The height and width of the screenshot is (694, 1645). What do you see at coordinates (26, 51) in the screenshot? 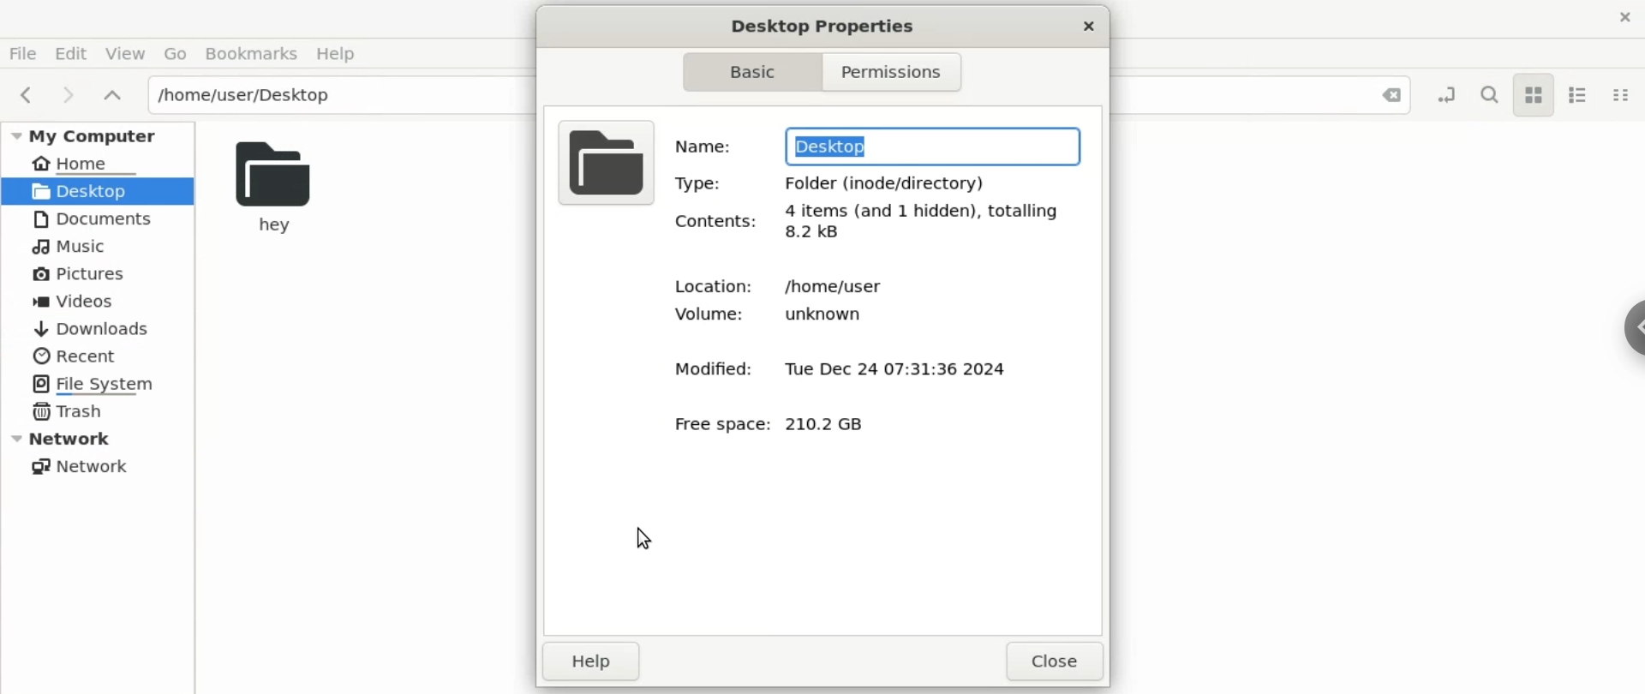
I see `file` at bounding box center [26, 51].